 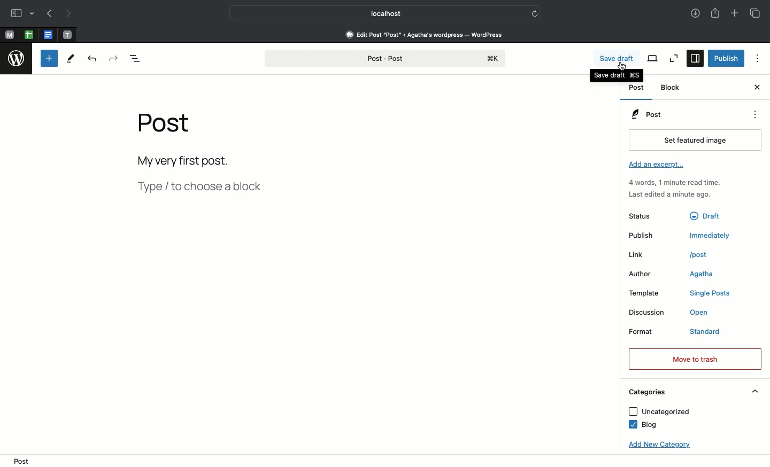 What do you see at coordinates (705, 314) in the screenshot?
I see `Open` at bounding box center [705, 314].